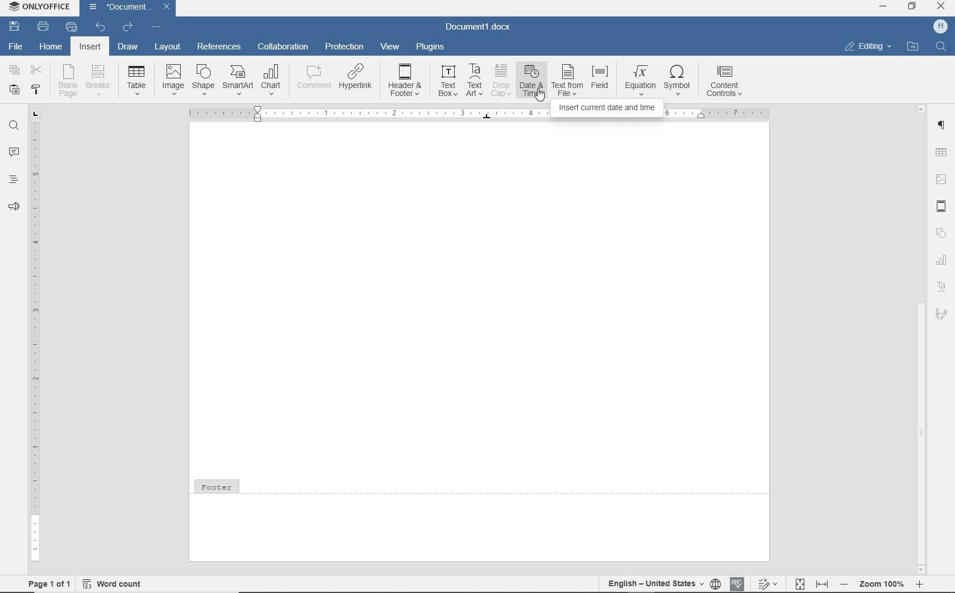 The image size is (955, 593). What do you see at coordinates (942, 233) in the screenshot?
I see `shapes` at bounding box center [942, 233].